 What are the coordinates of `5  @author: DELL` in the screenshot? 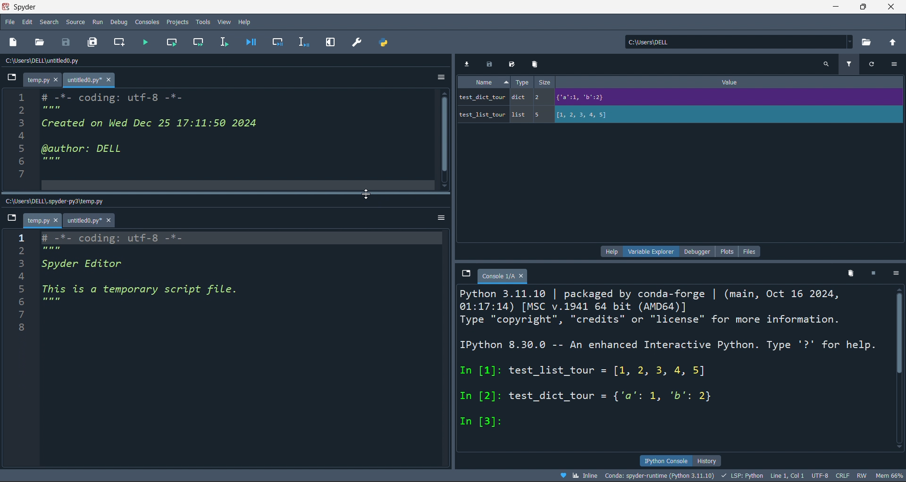 It's located at (89, 150).